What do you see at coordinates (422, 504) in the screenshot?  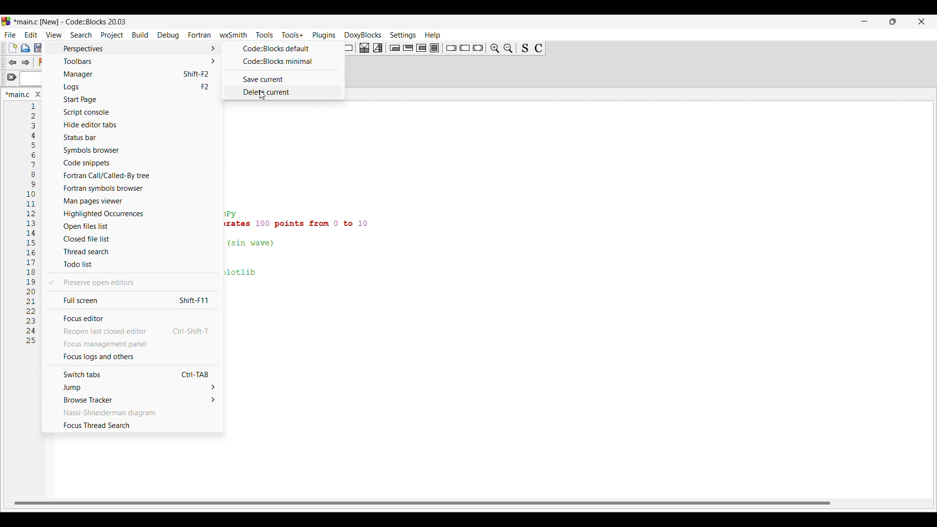 I see `Horizontal slide bar` at bounding box center [422, 504].